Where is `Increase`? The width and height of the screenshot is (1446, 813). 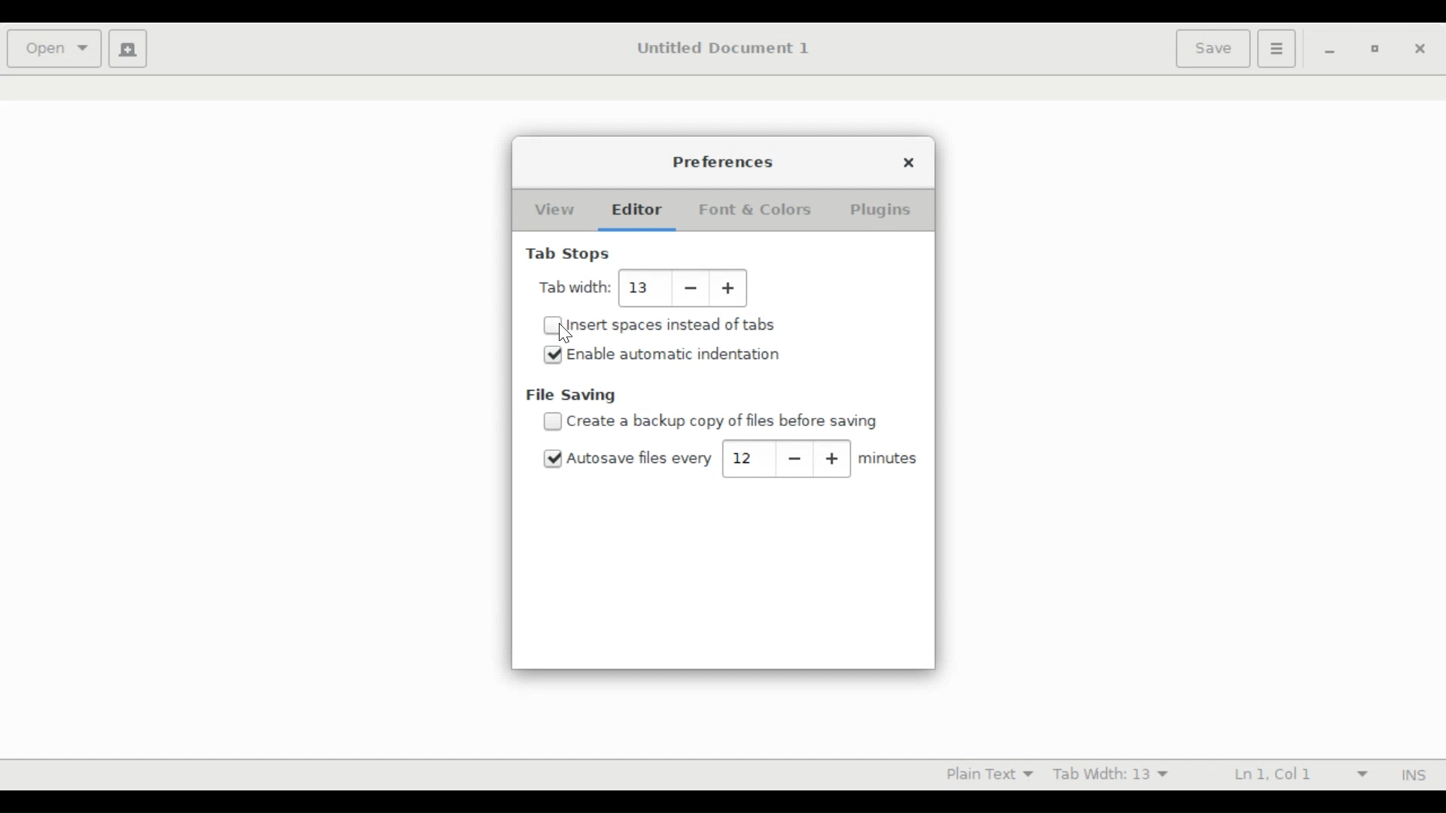 Increase is located at coordinates (834, 459).